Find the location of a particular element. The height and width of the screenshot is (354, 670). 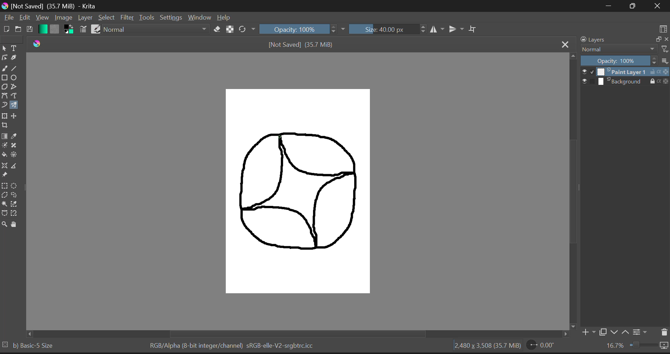

Normal is located at coordinates (617, 49).